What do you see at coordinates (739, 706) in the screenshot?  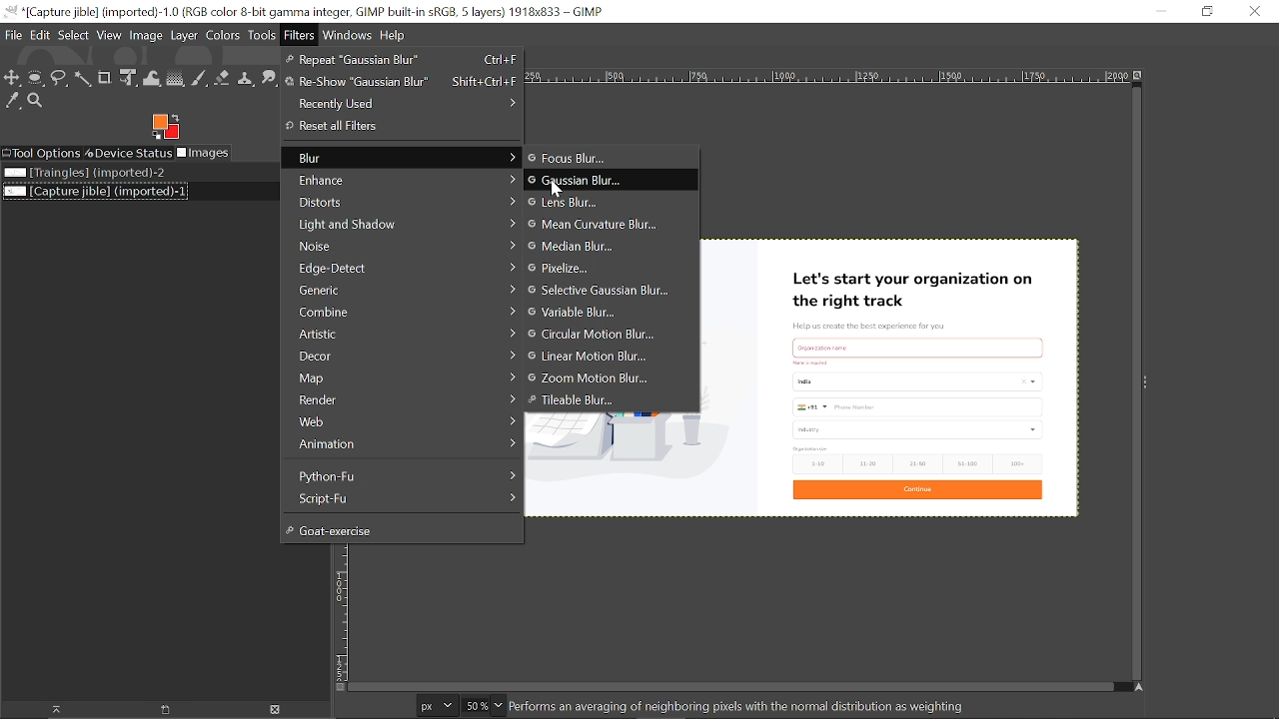 I see `Current image info` at bounding box center [739, 706].